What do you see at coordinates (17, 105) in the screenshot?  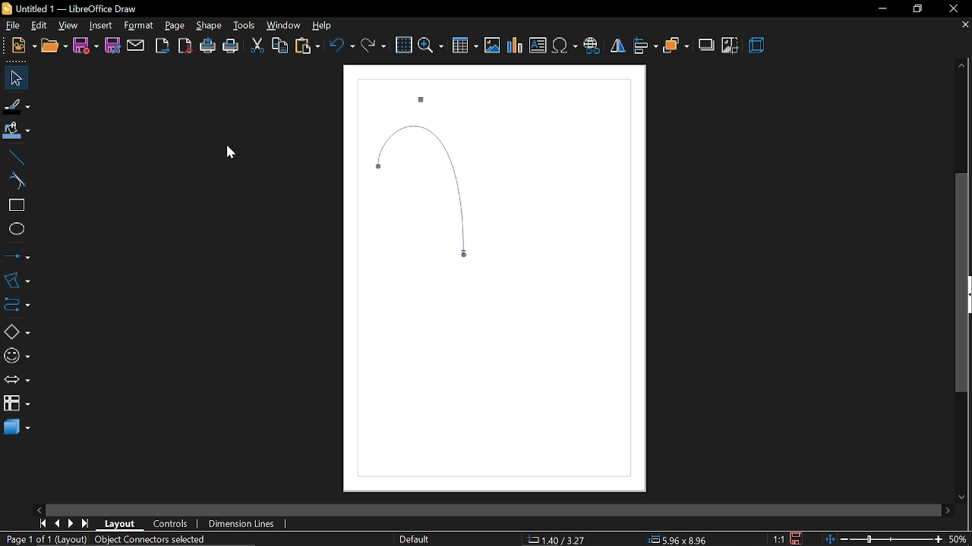 I see `fill line` at bounding box center [17, 105].